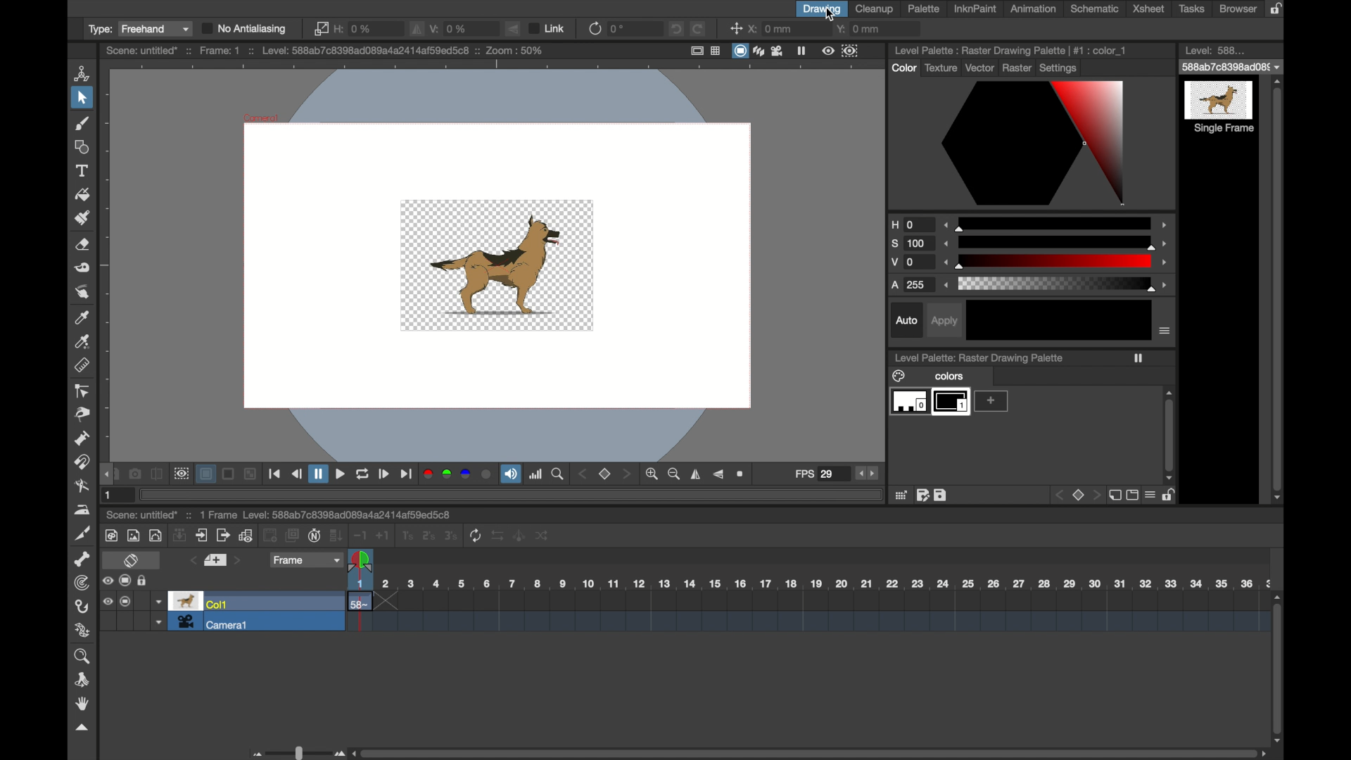 The height and width of the screenshot is (760, 1351). Describe the element at coordinates (157, 474) in the screenshot. I see `compare to snapshot` at that location.